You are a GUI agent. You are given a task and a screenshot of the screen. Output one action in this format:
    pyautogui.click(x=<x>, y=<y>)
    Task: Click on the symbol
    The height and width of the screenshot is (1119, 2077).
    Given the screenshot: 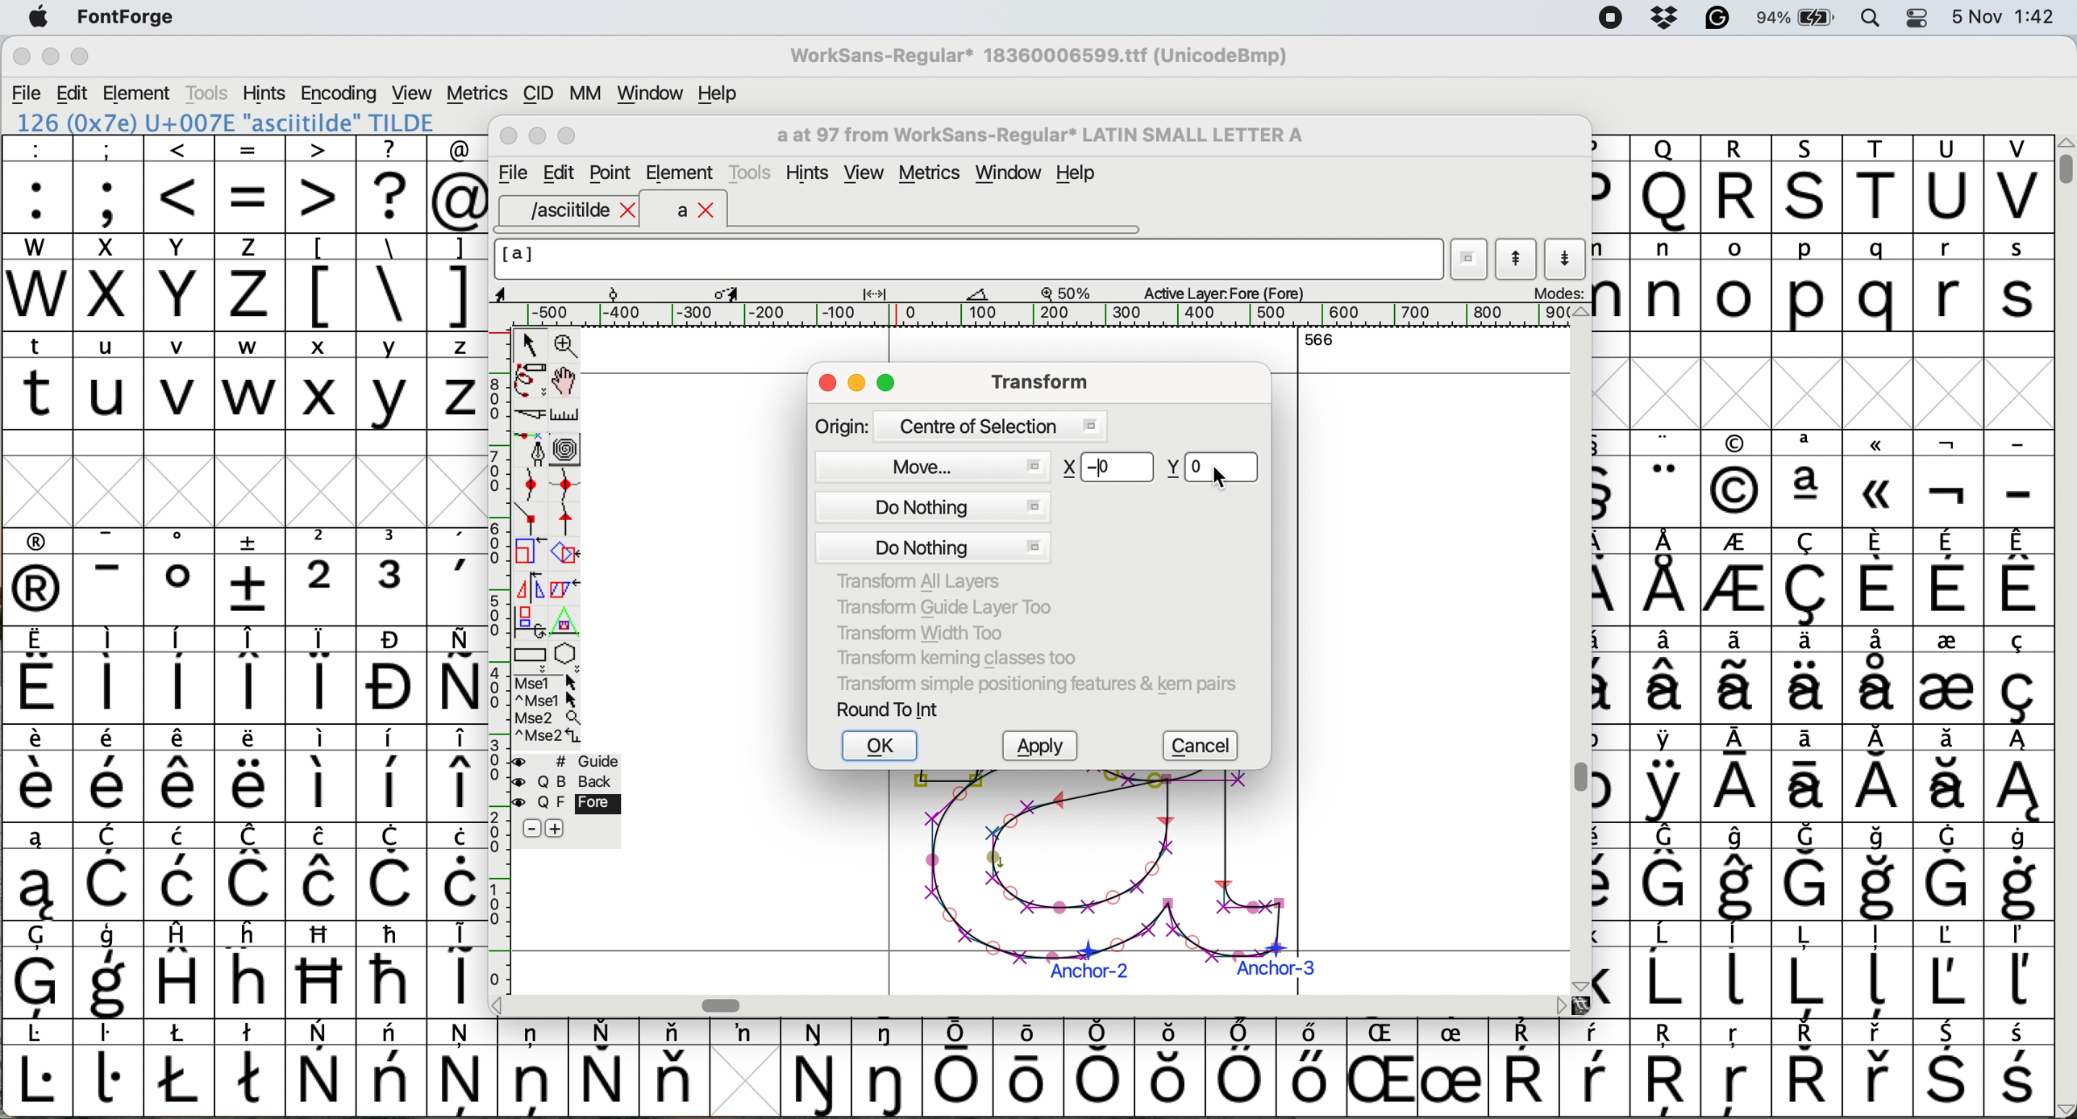 What is the action you would take?
    pyautogui.click(x=1879, y=1069)
    